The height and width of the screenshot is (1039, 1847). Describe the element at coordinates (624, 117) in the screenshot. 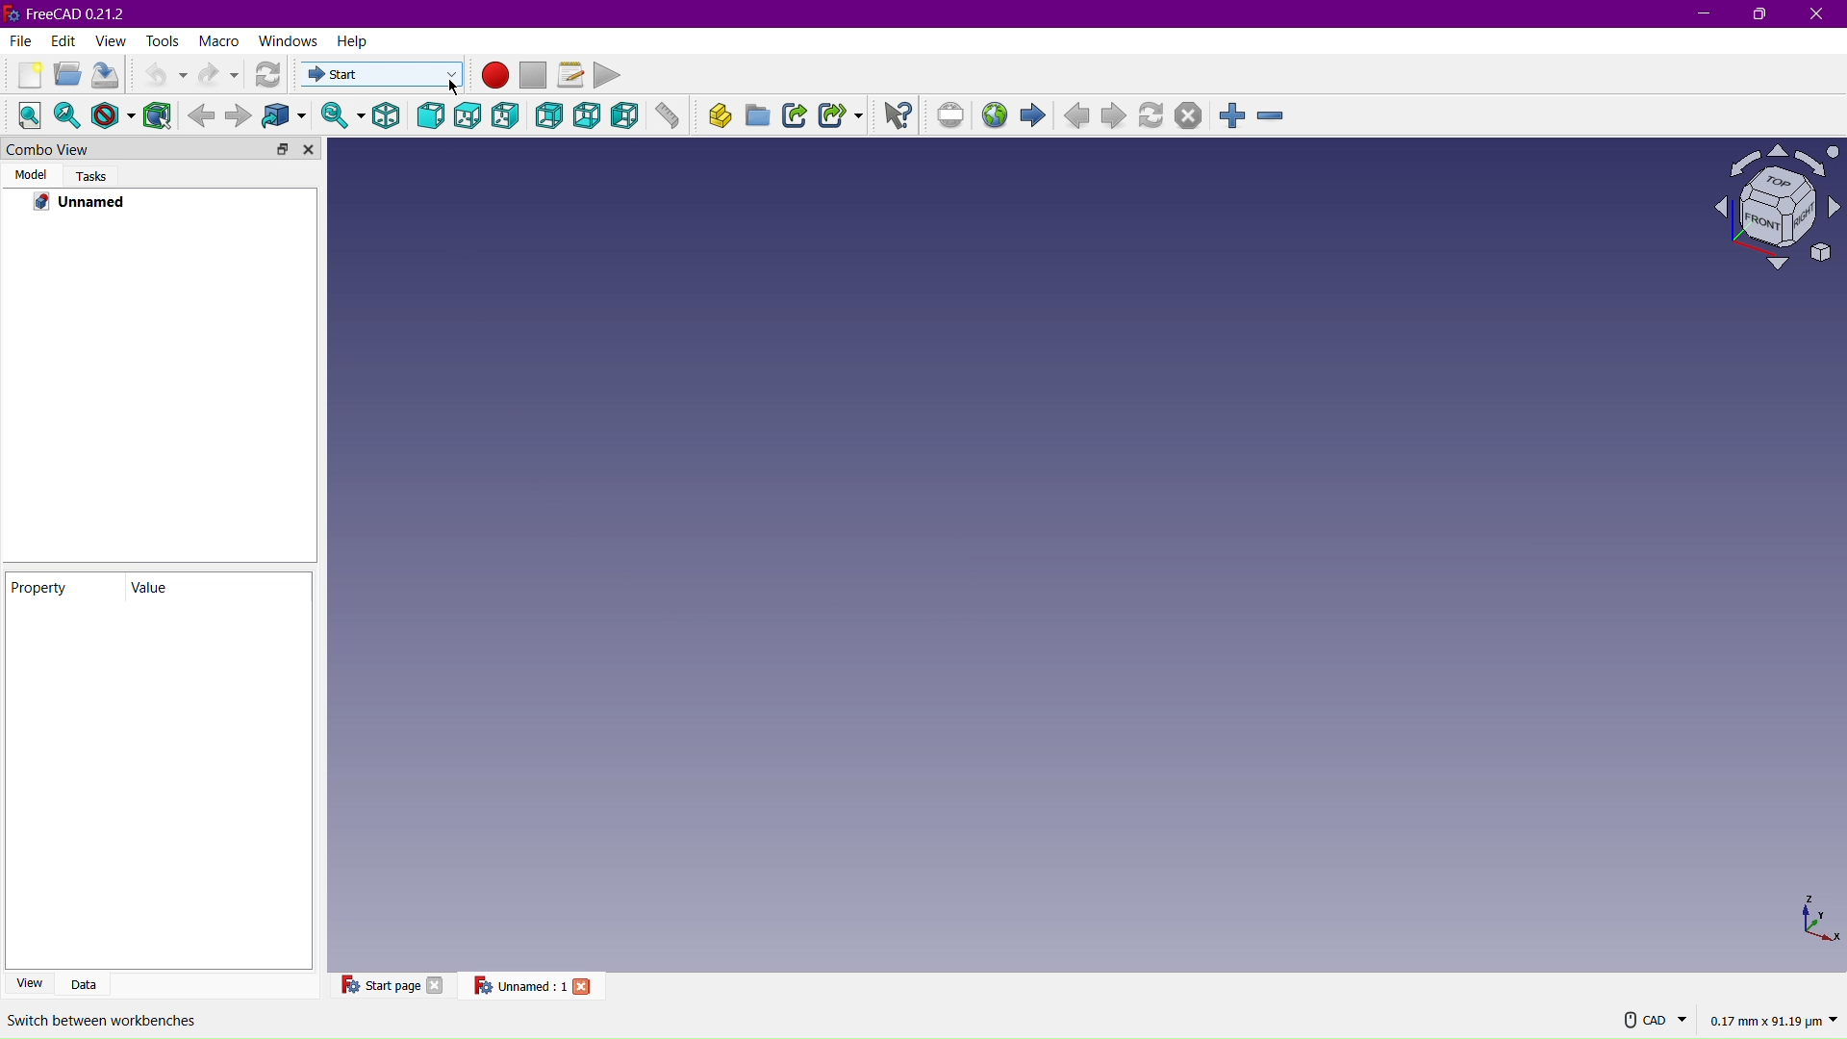

I see `Left` at that location.